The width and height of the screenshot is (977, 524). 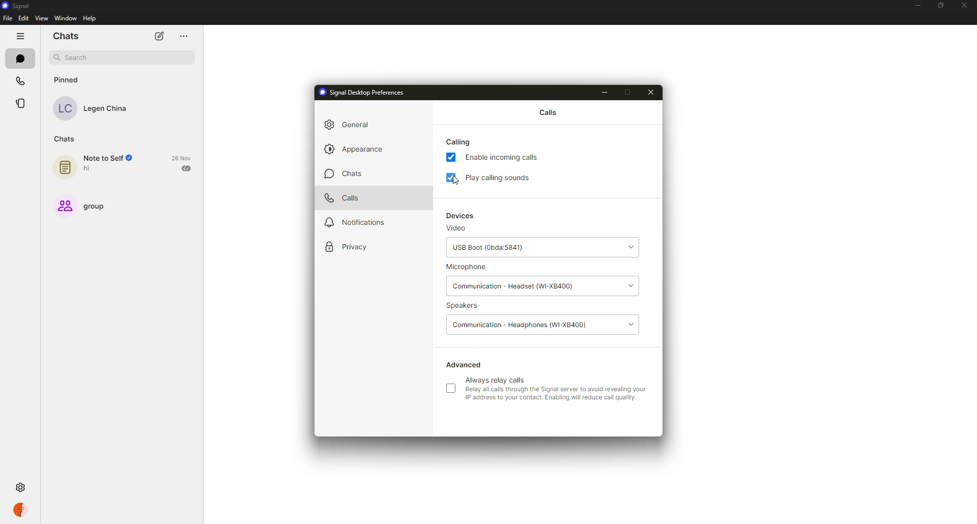 I want to click on group, so click(x=80, y=206).